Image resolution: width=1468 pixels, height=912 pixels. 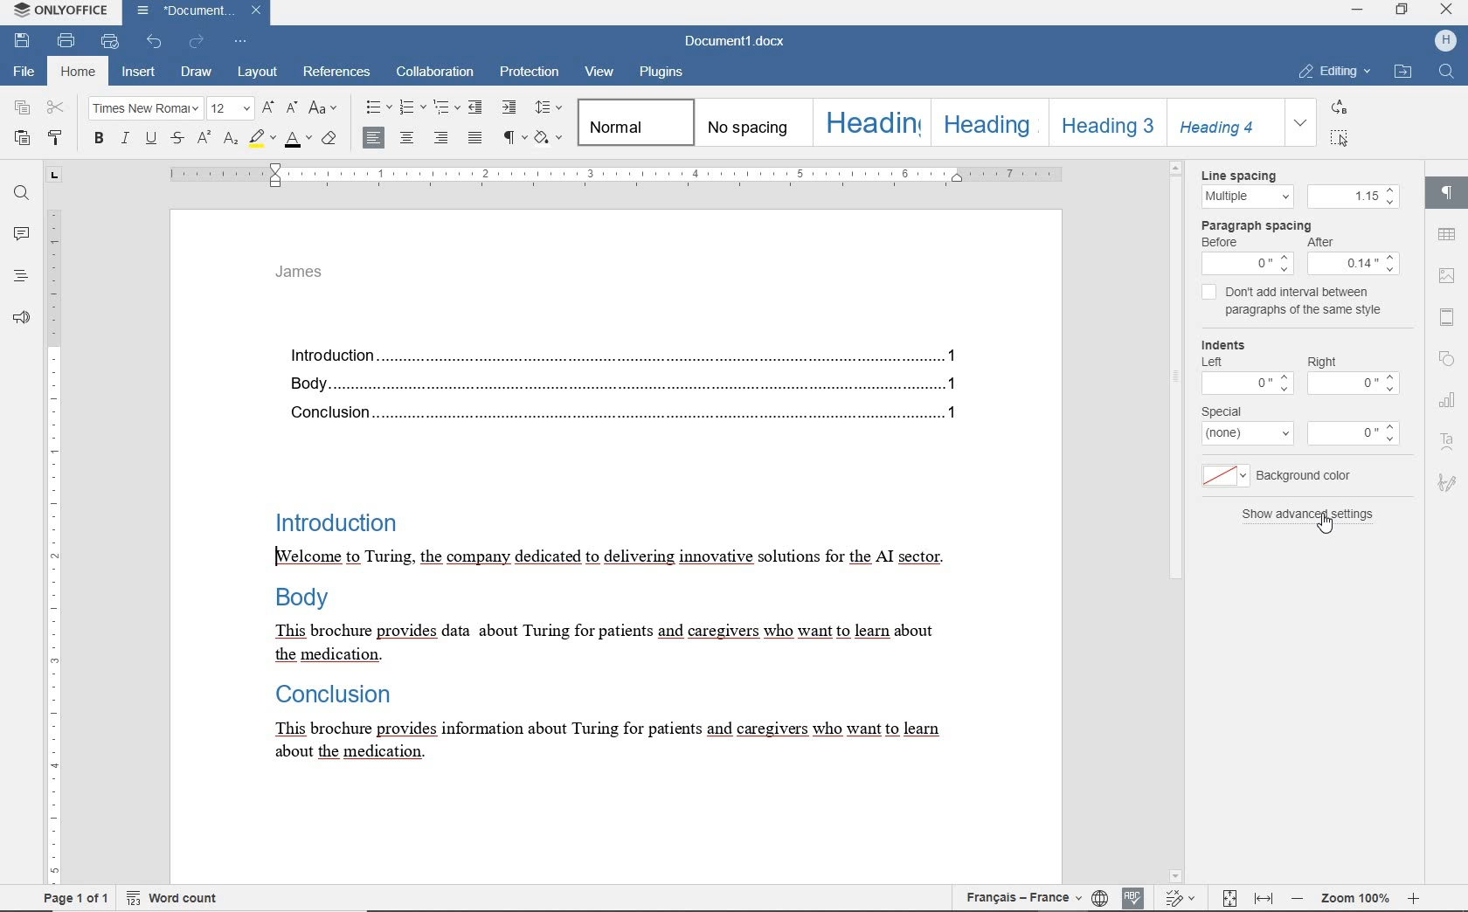 What do you see at coordinates (24, 42) in the screenshot?
I see `save` at bounding box center [24, 42].